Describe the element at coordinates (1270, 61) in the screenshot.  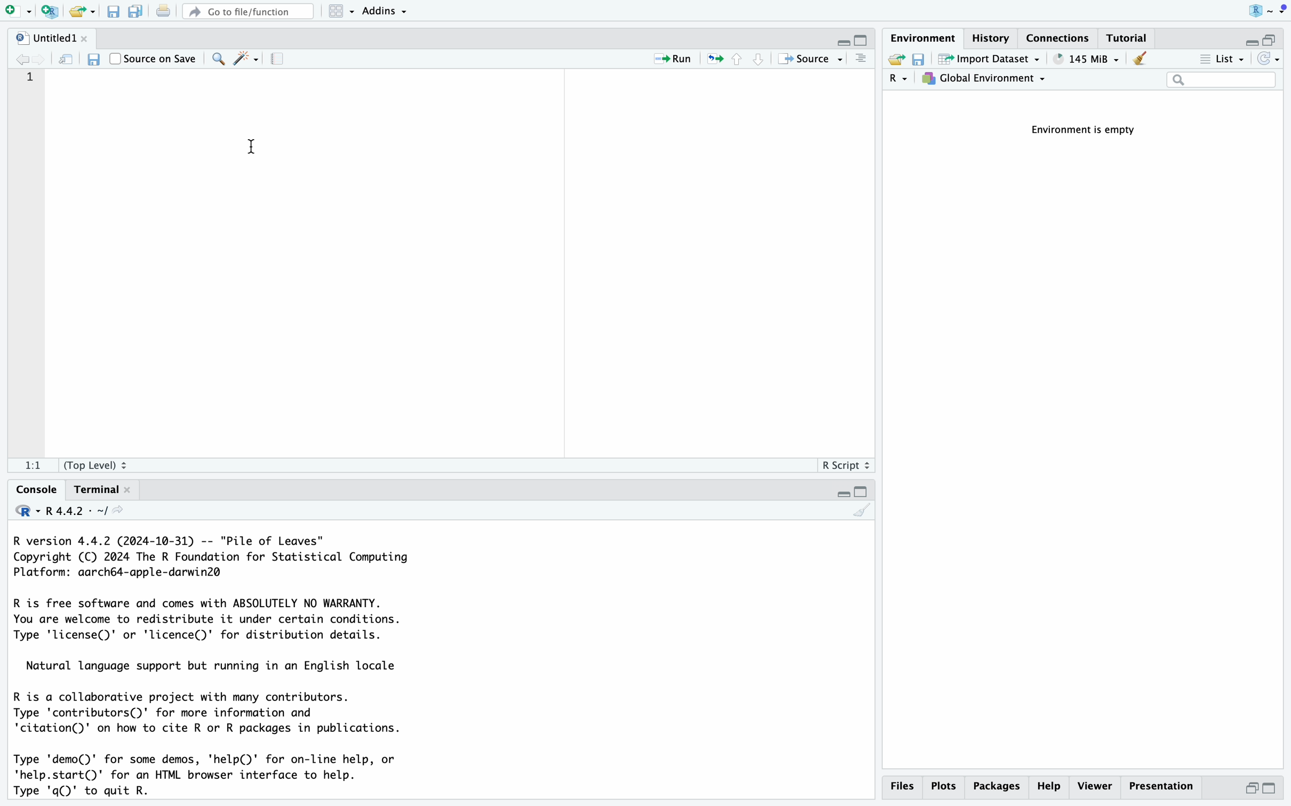
I see `refresh the list of objects in the environment` at that location.